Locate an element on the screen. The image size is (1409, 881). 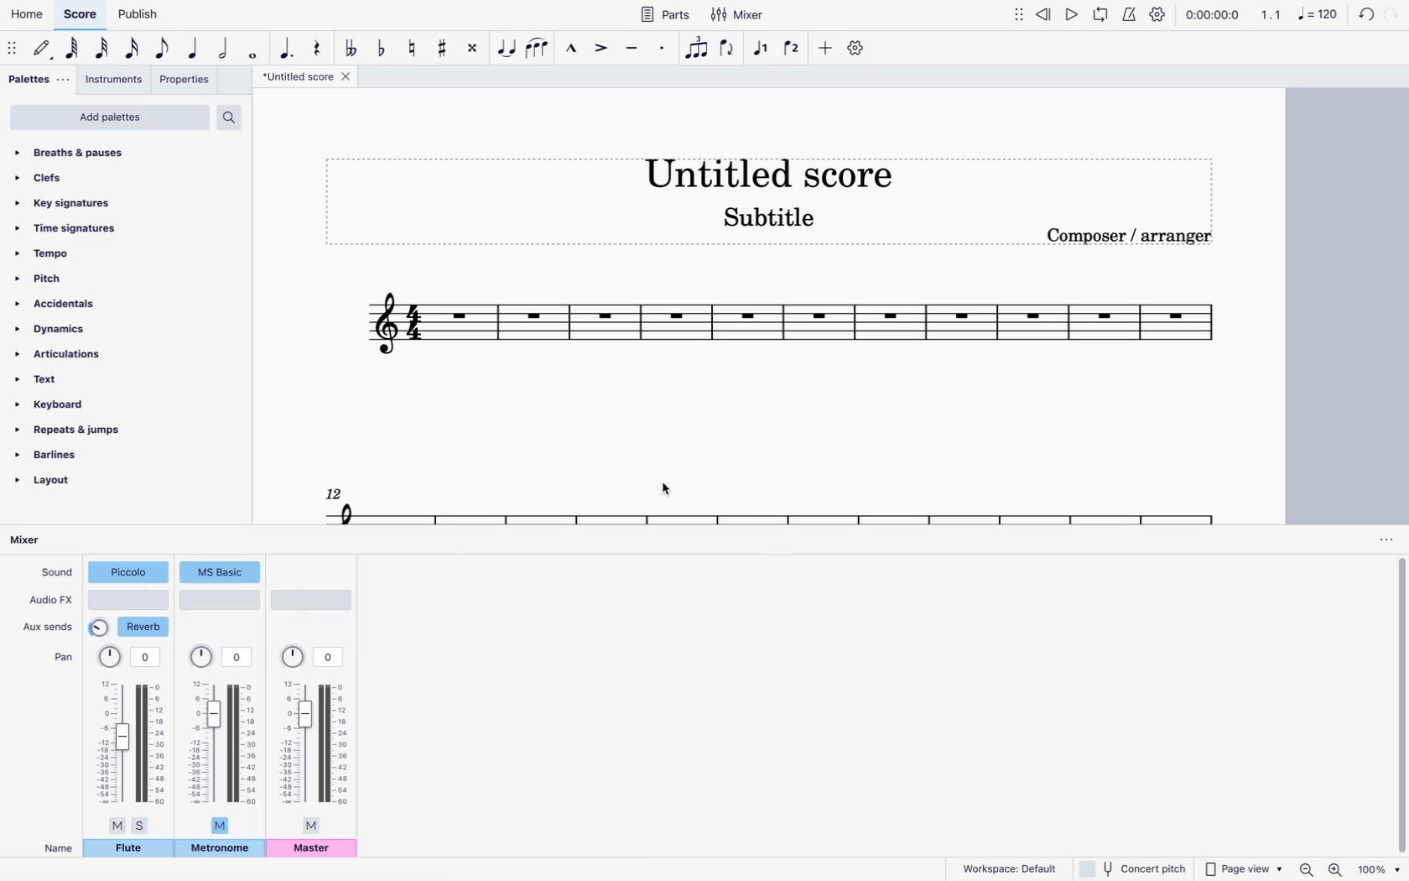
text is located at coordinates (62, 381).